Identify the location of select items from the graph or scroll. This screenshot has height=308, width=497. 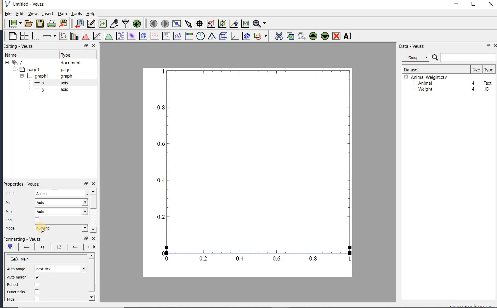
(189, 24).